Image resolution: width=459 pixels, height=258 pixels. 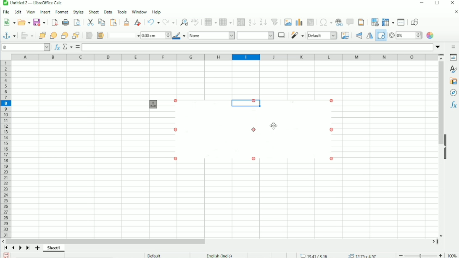 I want to click on Filter, so click(x=297, y=35).